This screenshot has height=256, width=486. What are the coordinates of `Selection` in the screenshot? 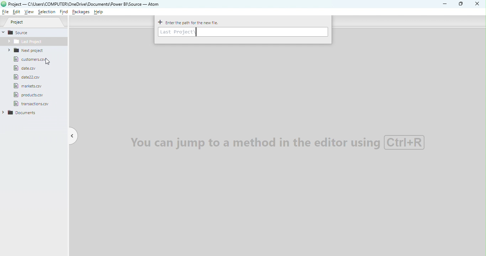 It's located at (47, 12).